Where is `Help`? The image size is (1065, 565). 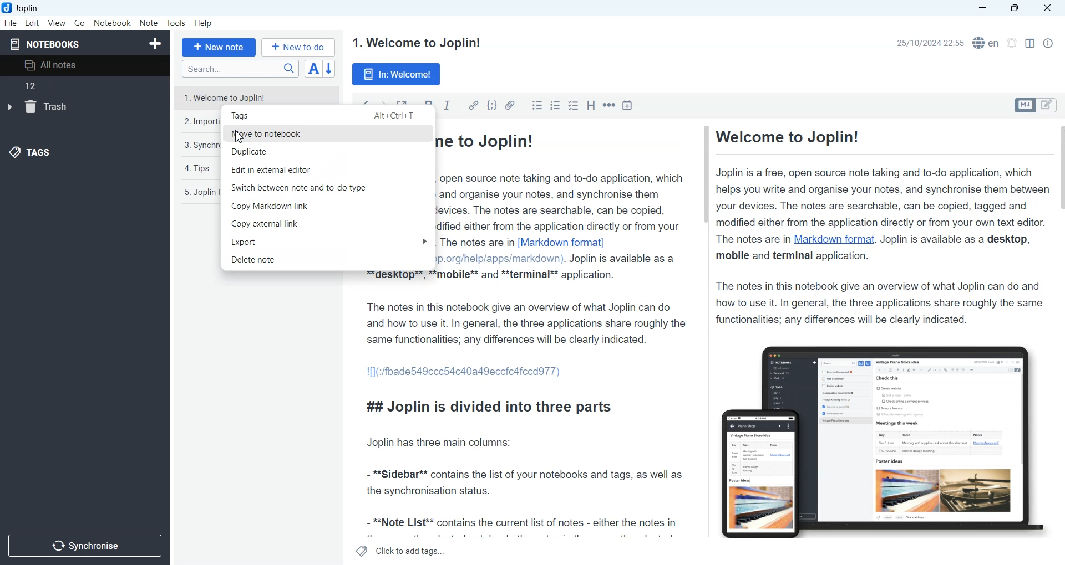
Help is located at coordinates (204, 24).